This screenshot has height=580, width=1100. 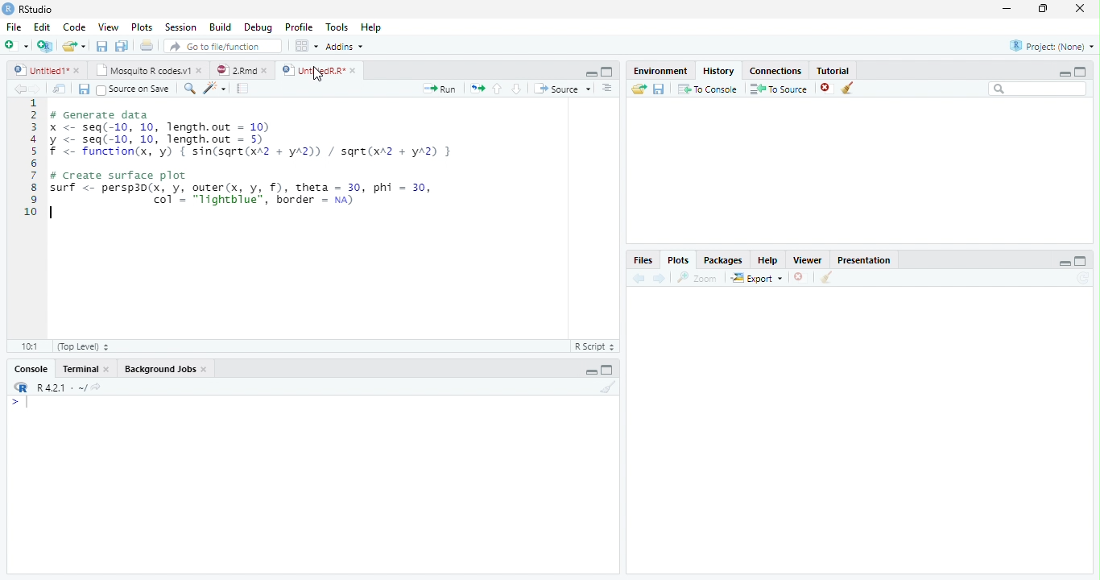 I want to click on Plots, so click(x=141, y=27).